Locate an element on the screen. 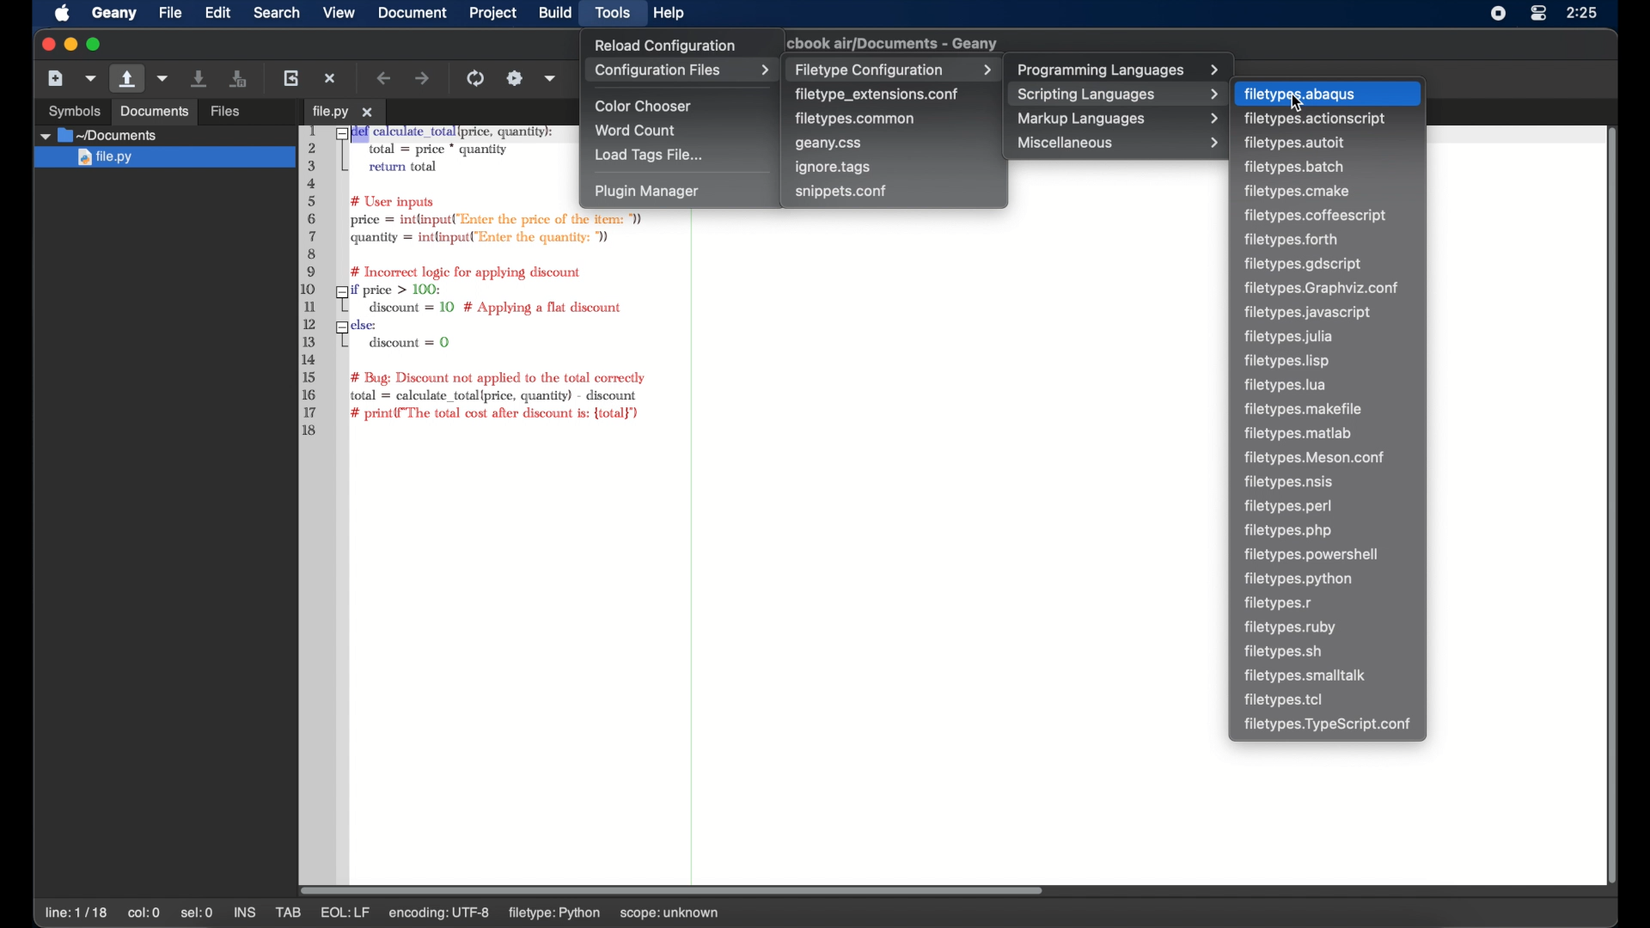  reload configuration is located at coordinates (663, 45).